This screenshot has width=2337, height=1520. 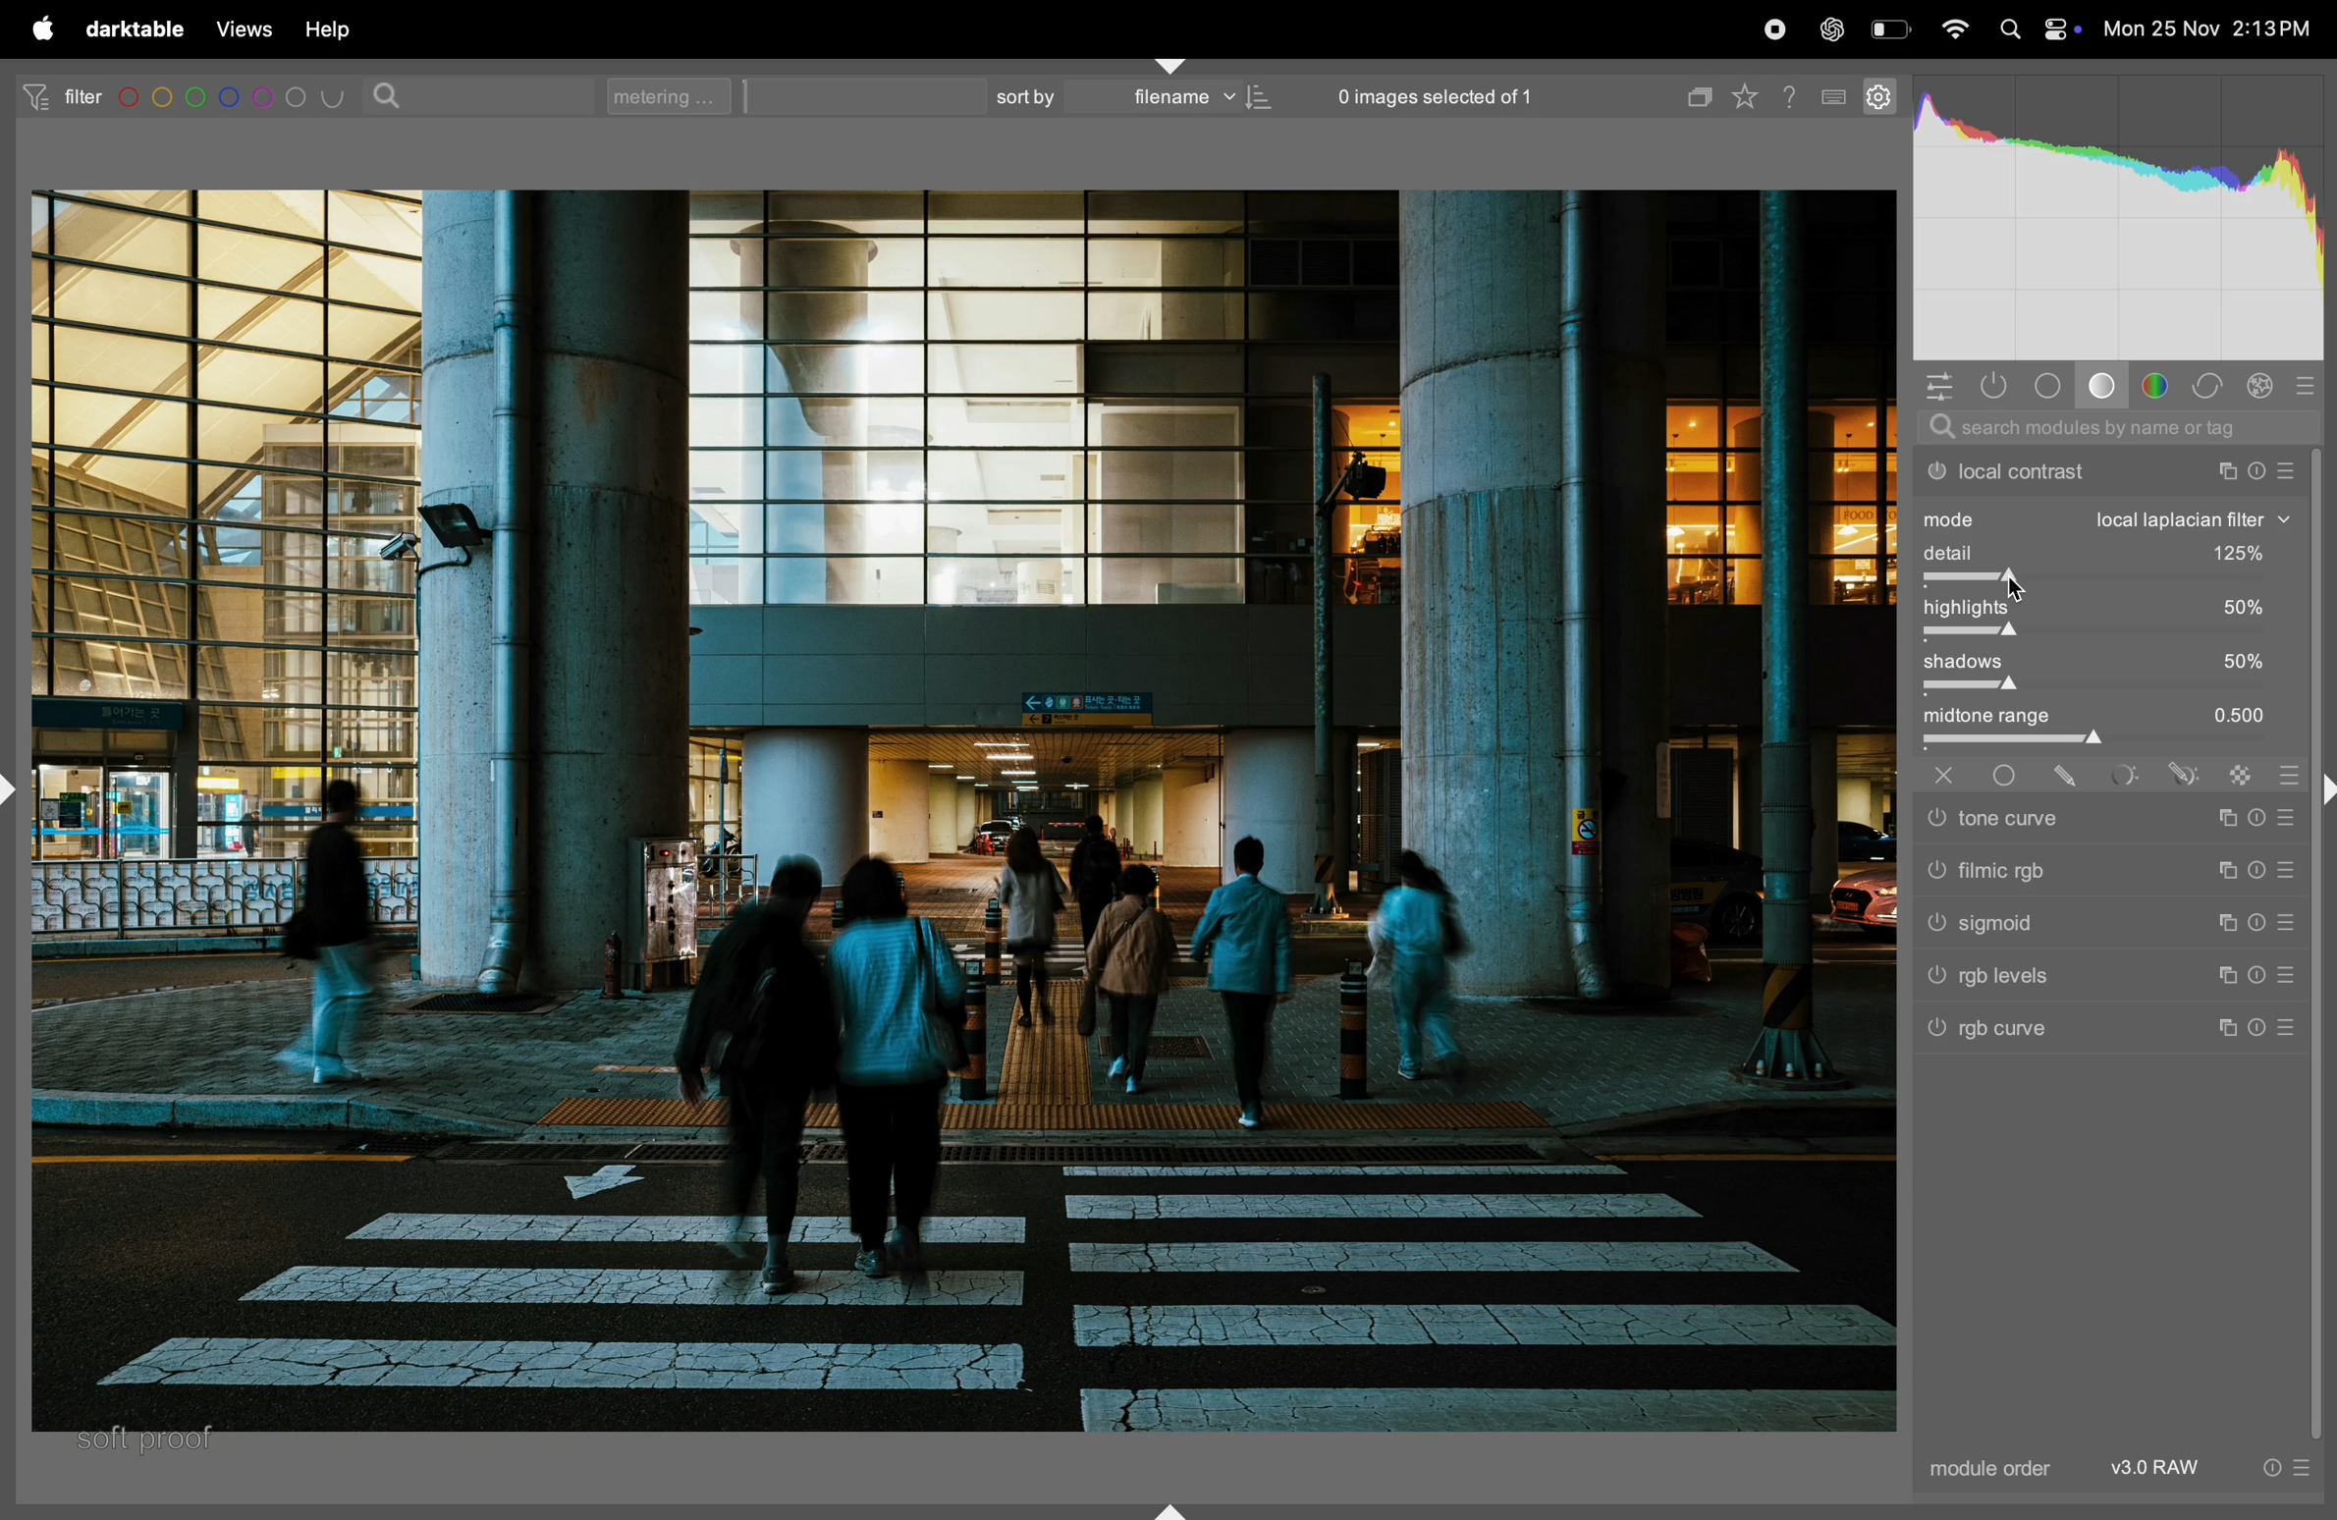 What do you see at coordinates (392, 94) in the screenshot?
I see `search` at bounding box center [392, 94].